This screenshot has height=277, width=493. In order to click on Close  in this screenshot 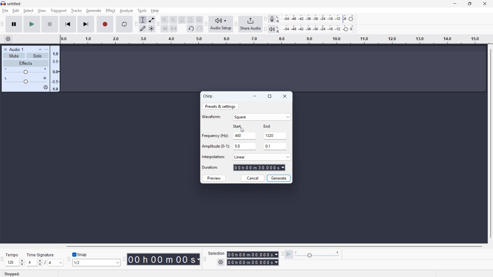, I will do `click(484, 4)`.